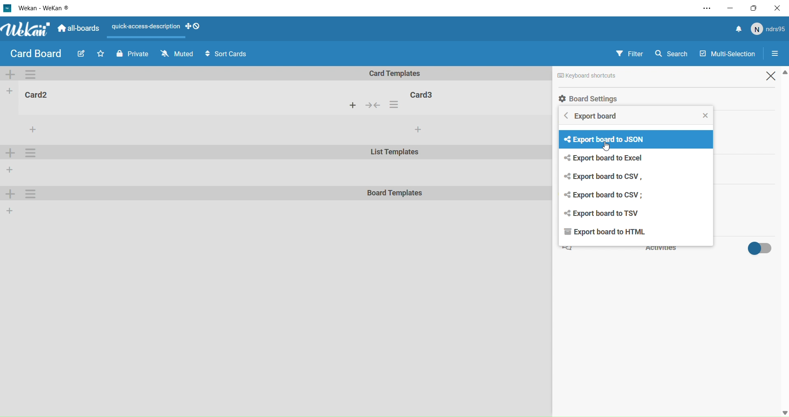  I want to click on Users, so click(770, 30).